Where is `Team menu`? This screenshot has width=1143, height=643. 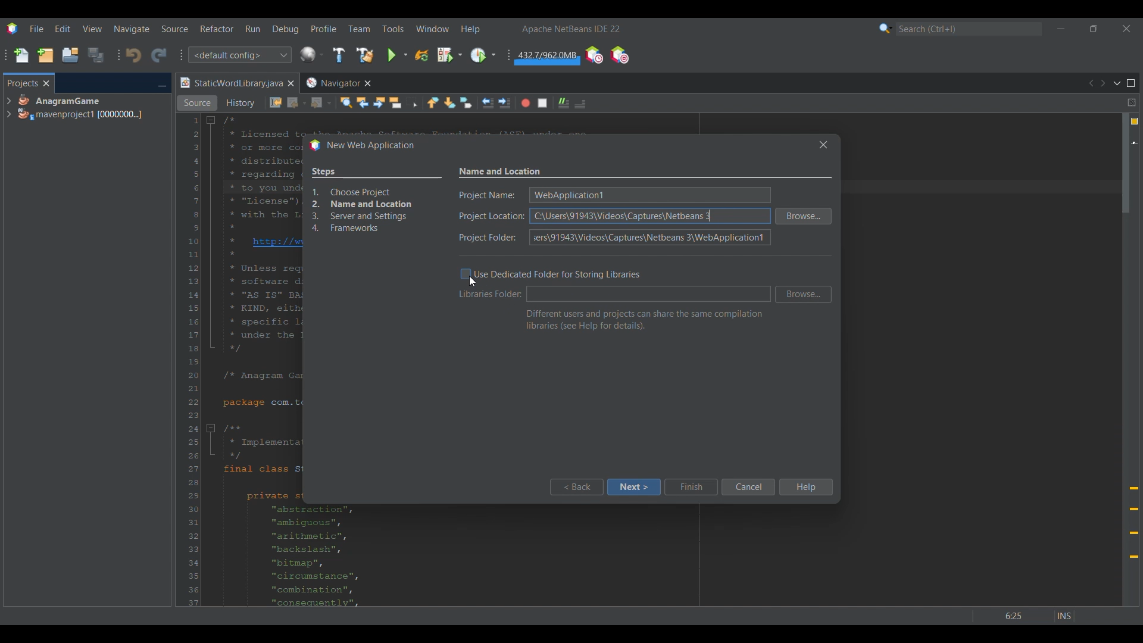 Team menu is located at coordinates (359, 29).